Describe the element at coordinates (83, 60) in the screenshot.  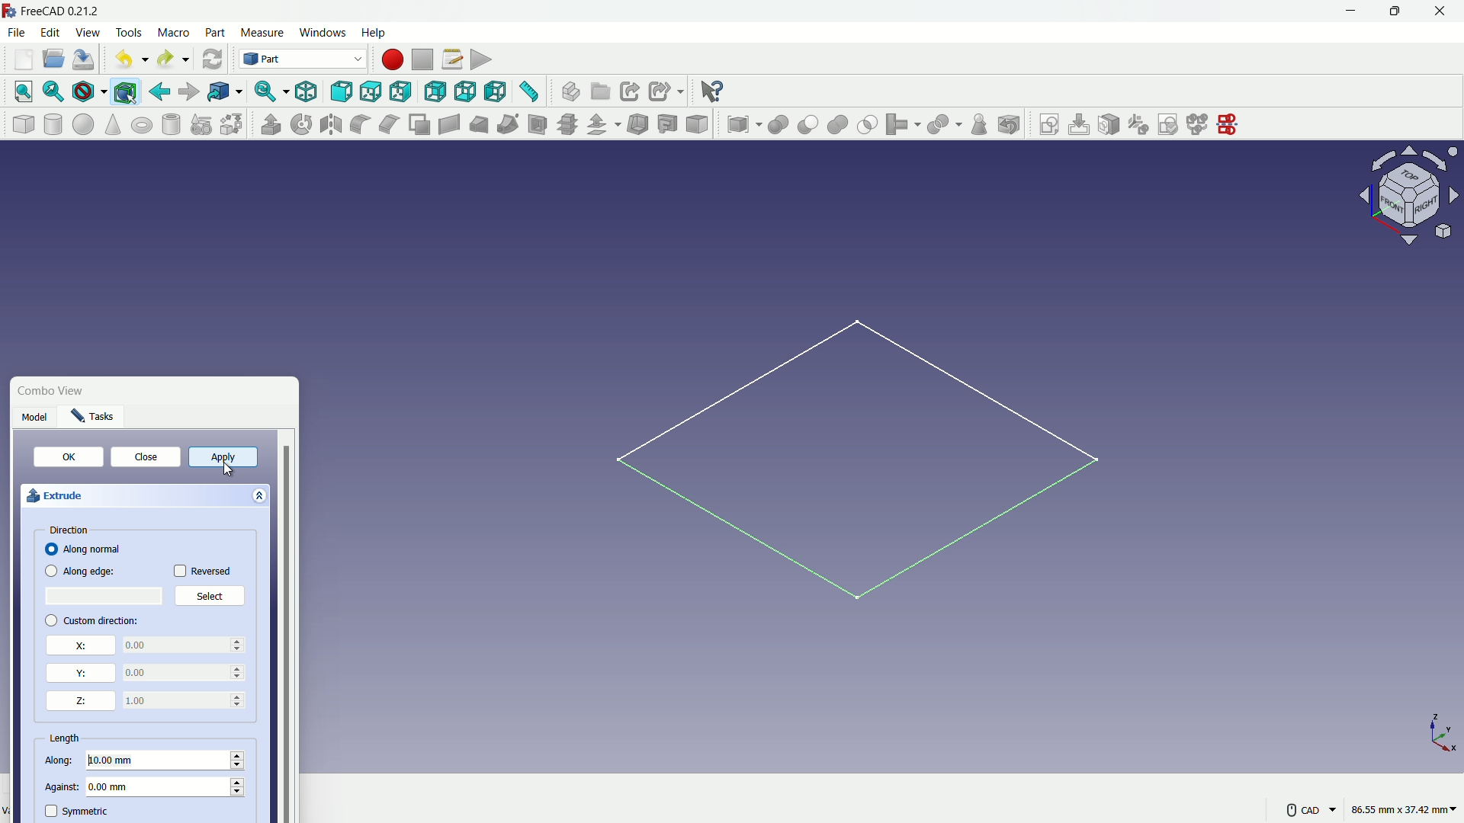
I see `save file` at that location.